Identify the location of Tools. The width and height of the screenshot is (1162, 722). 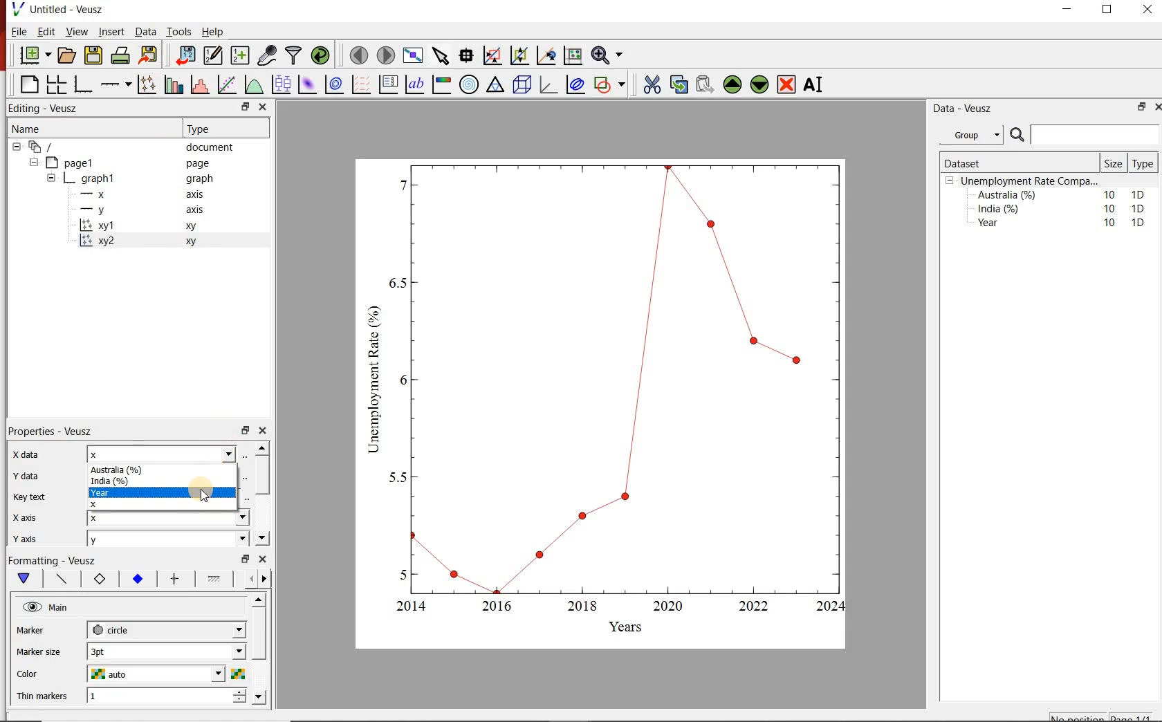
(180, 31).